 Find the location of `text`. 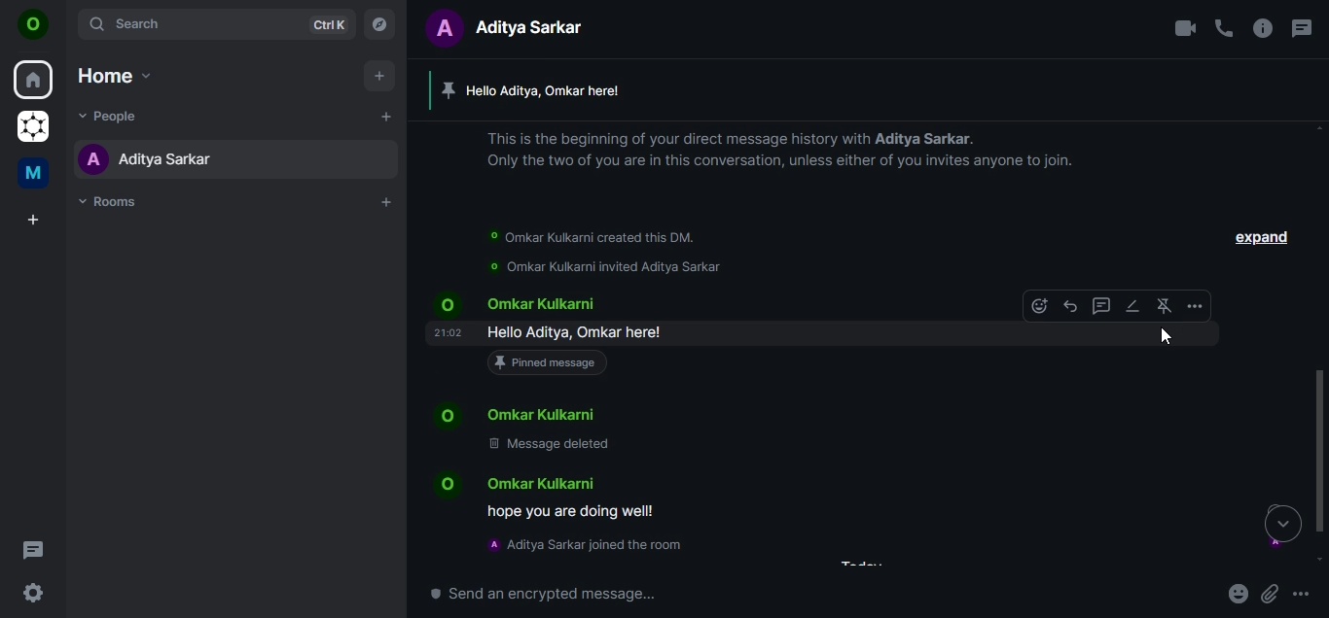

text is located at coordinates (557, 421).